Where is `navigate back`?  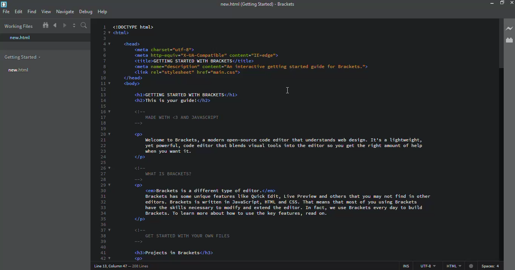 navigate back is located at coordinates (55, 26).